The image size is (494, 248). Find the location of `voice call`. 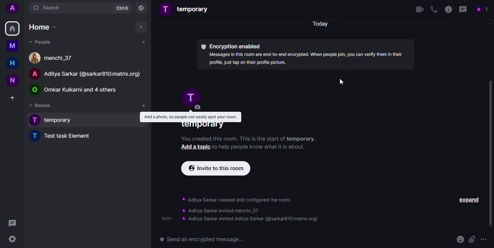

voice call is located at coordinates (433, 9).